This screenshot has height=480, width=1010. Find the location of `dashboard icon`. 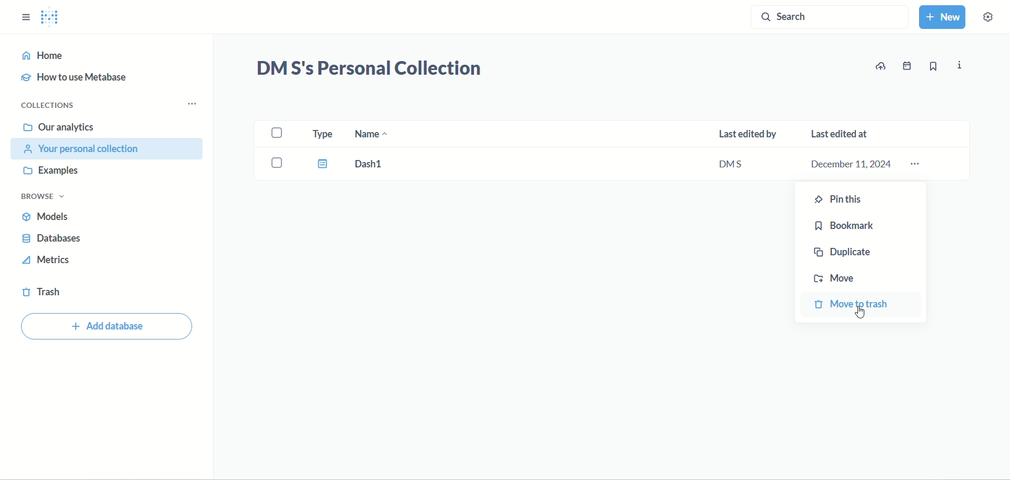

dashboard icon is located at coordinates (321, 164).